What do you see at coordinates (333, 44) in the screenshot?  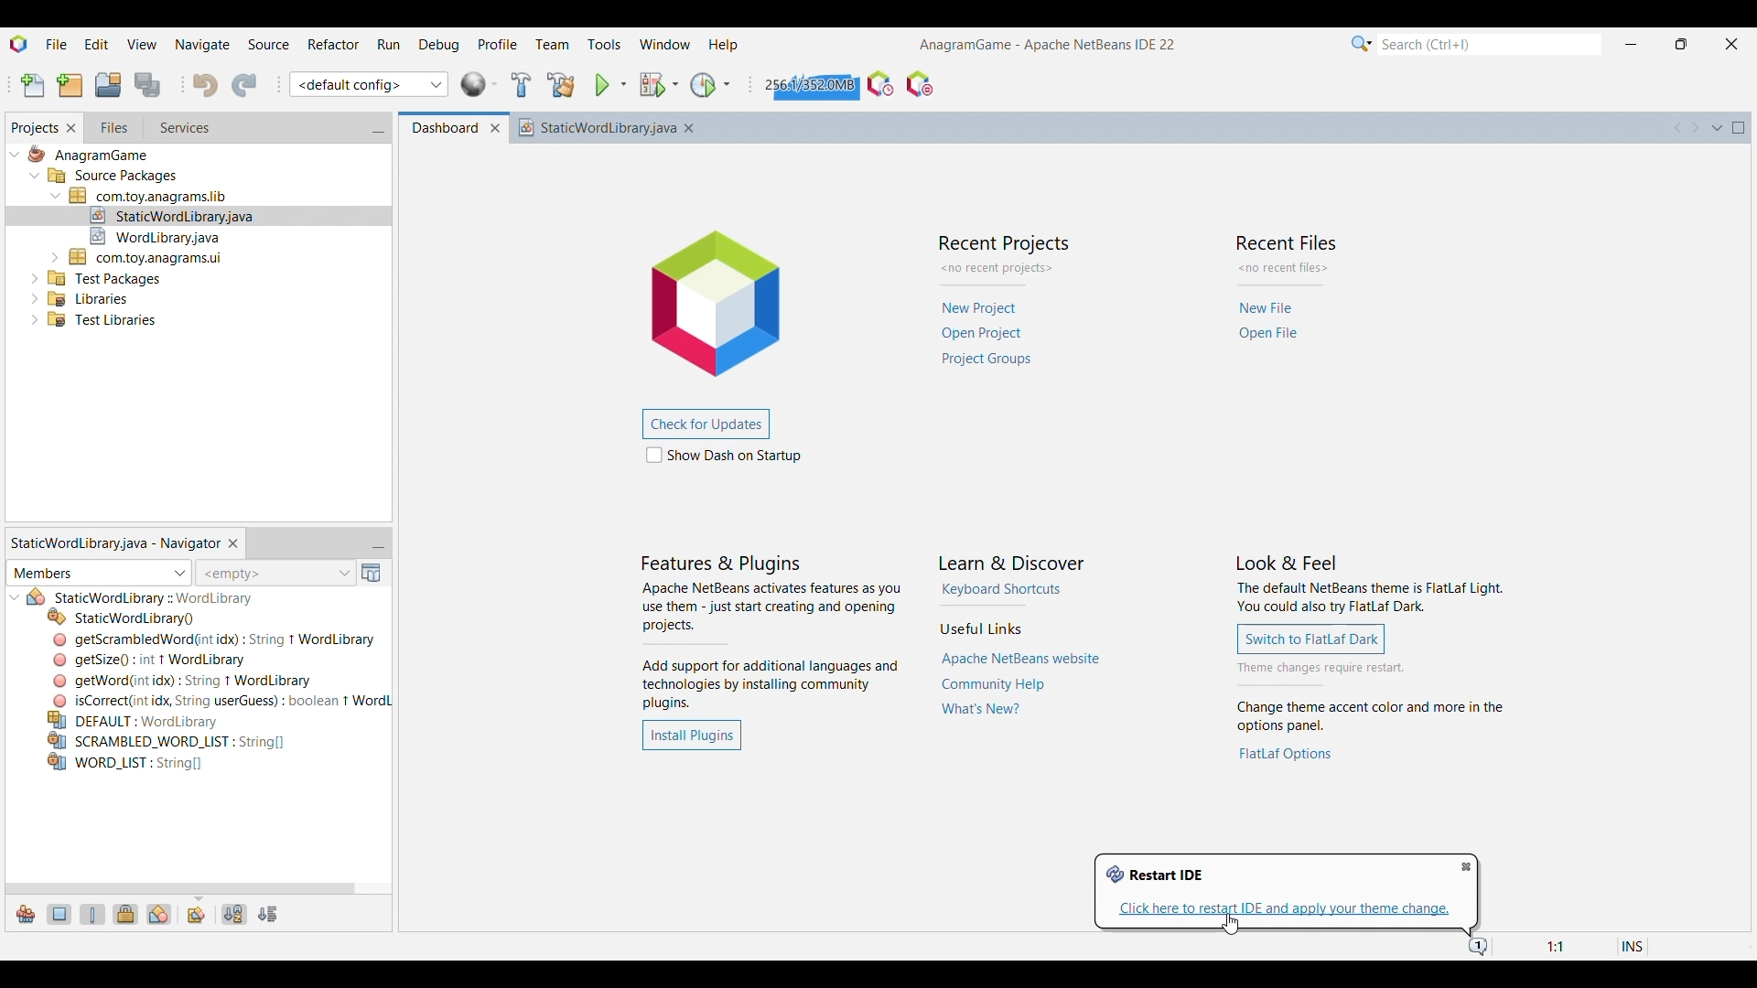 I see `Refactor menu` at bounding box center [333, 44].